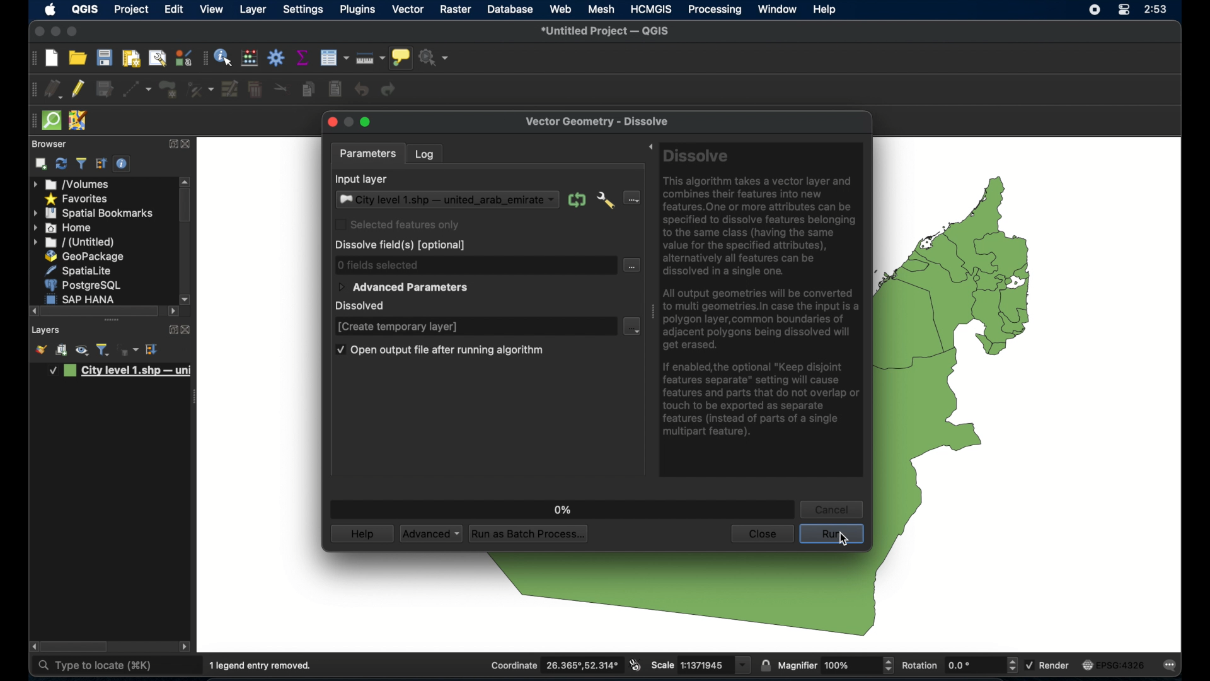 The width and height of the screenshot is (1210, 681). Describe the element at coordinates (32, 120) in the screenshot. I see `drag handle` at that location.